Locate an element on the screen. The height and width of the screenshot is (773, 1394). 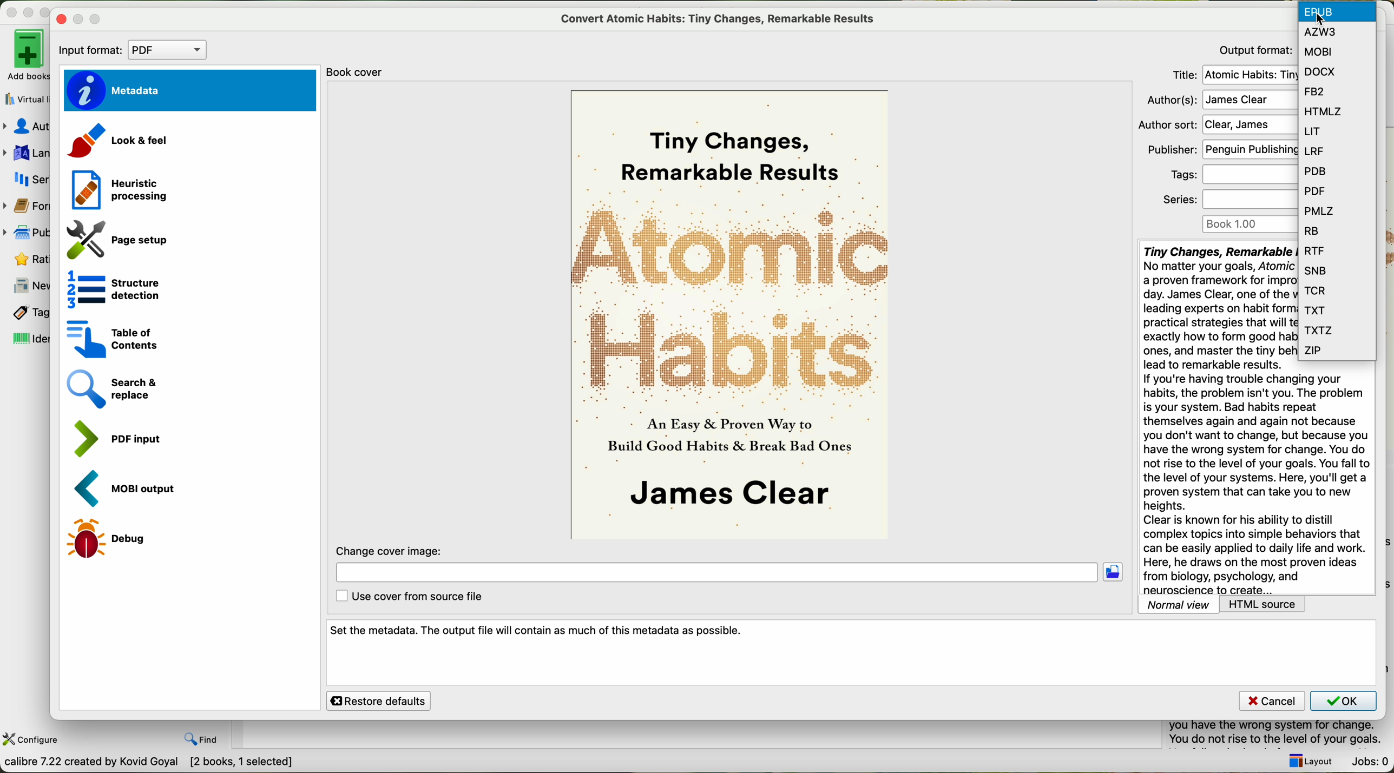
PDB is located at coordinates (1337, 170).